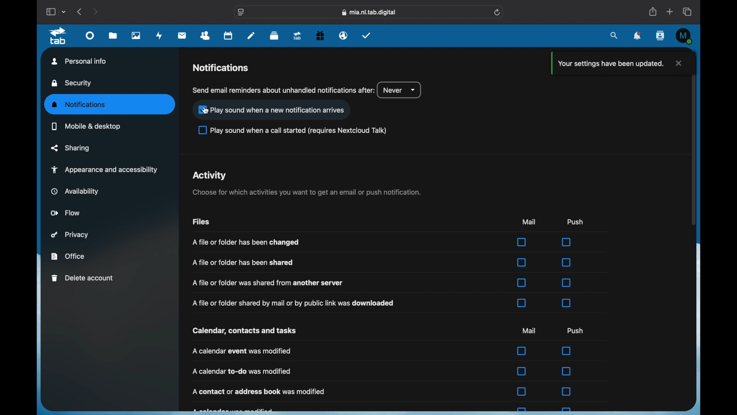 The image size is (737, 415). Describe the element at coordinates (71, 148) in the screenshot. I see `sharing` at that location.